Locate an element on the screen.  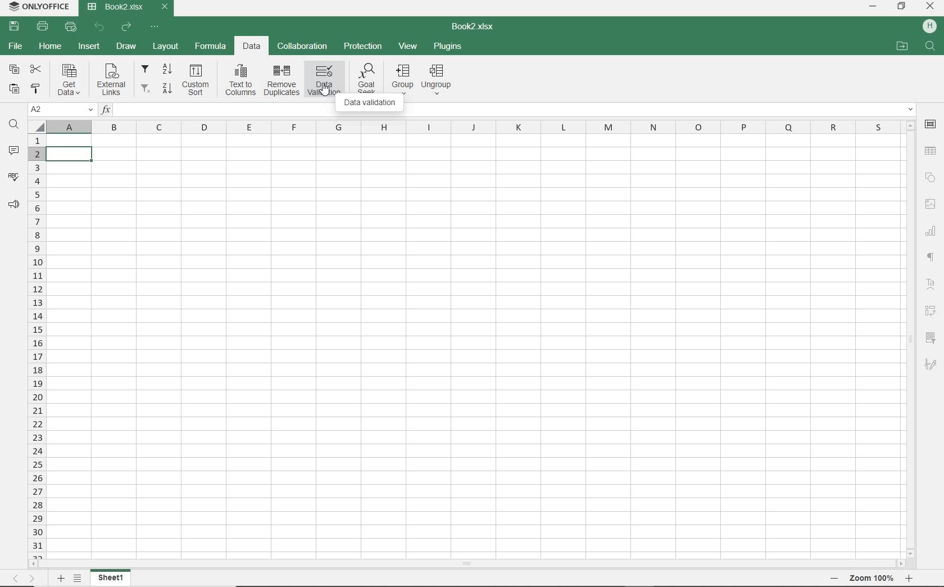
REDO is located at coordinates (126, 28).